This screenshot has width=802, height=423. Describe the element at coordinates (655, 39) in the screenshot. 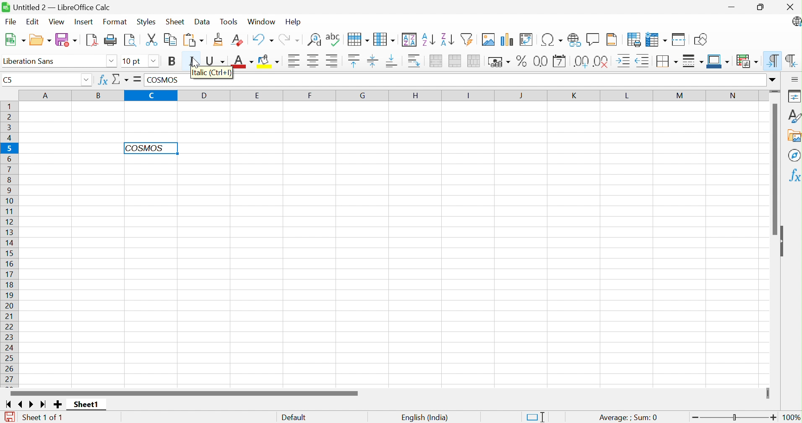

I see `Freeze rows and columns` at that location.